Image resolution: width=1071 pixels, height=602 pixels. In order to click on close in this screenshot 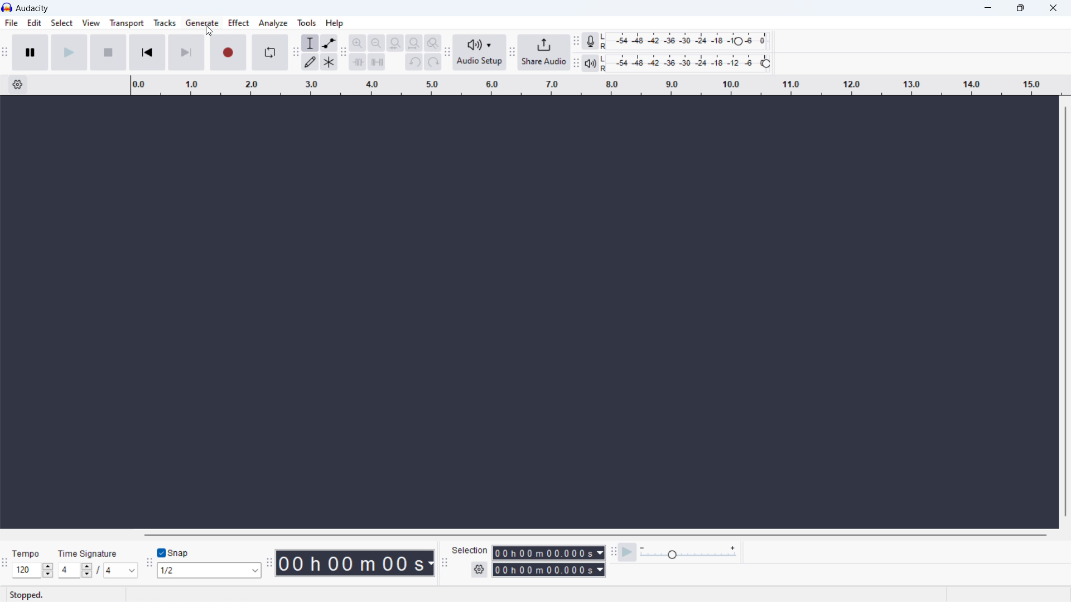, I will do `click(1054, 8)`.